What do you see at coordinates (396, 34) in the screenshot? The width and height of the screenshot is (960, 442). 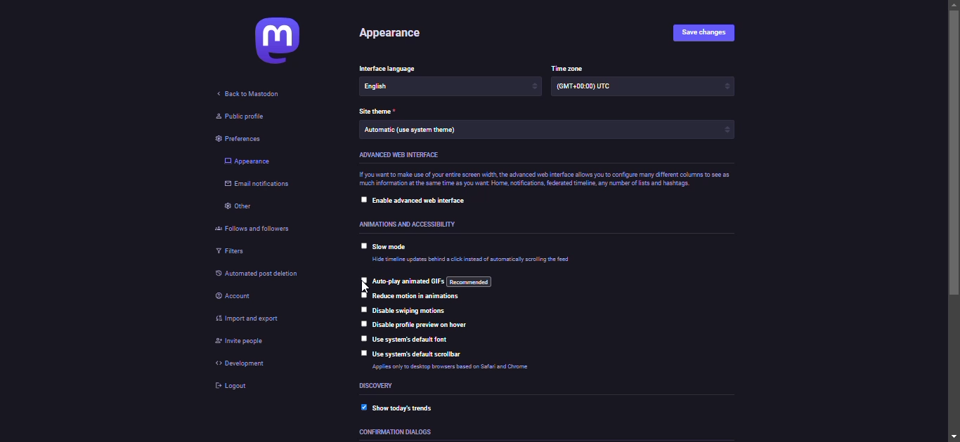 I see `appearance` at bounding box center [396, 34].